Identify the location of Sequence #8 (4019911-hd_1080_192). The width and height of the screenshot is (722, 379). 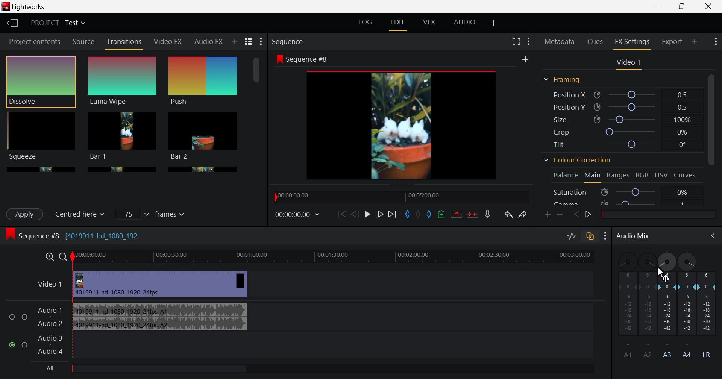
(74, 235).